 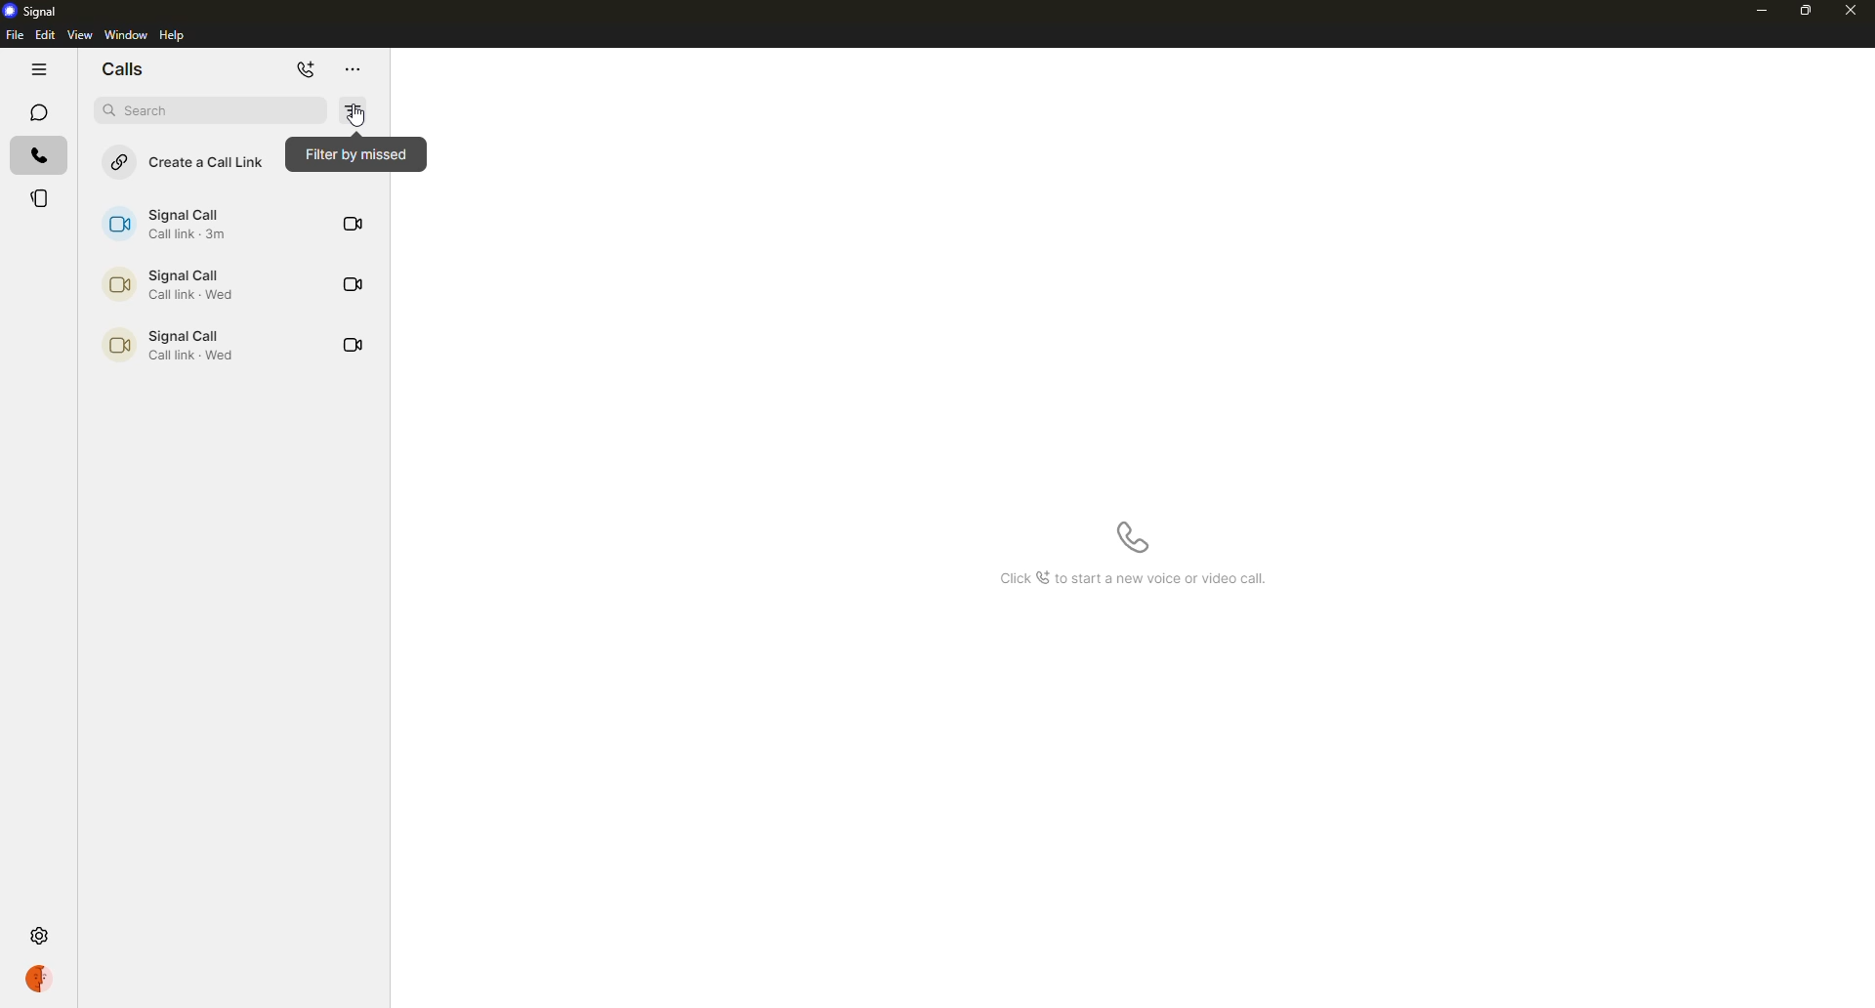 What do you see at coordinates (173, 283) in the screenshot?
I see `` at bounding box center [173, 283].